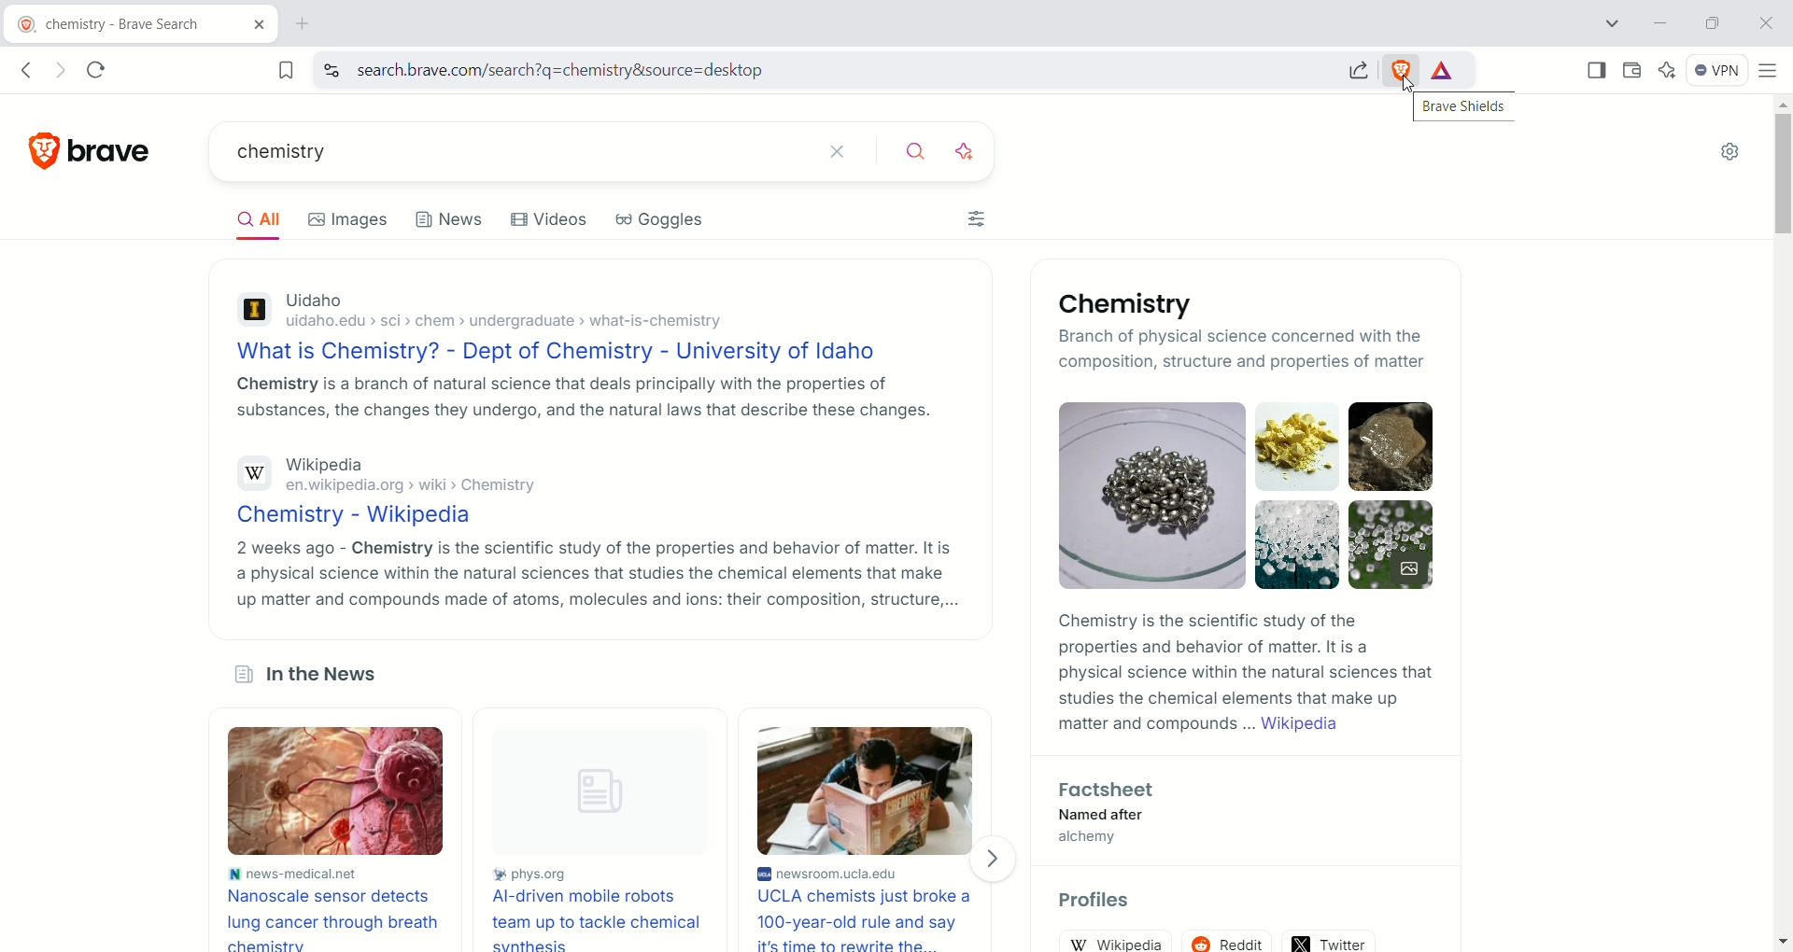  Describe the element at coordinates (870, 920) in the screenshot. I see `UCLA chemists just broke a 100-year old rule and say it's time to rewrite the` at that location.